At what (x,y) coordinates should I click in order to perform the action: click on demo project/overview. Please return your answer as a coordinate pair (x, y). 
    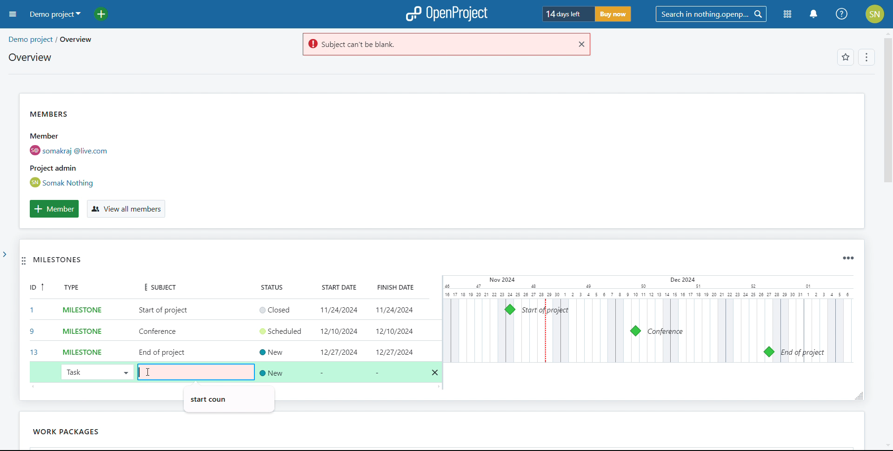
    Looking at the image, I should click on (50, 40).